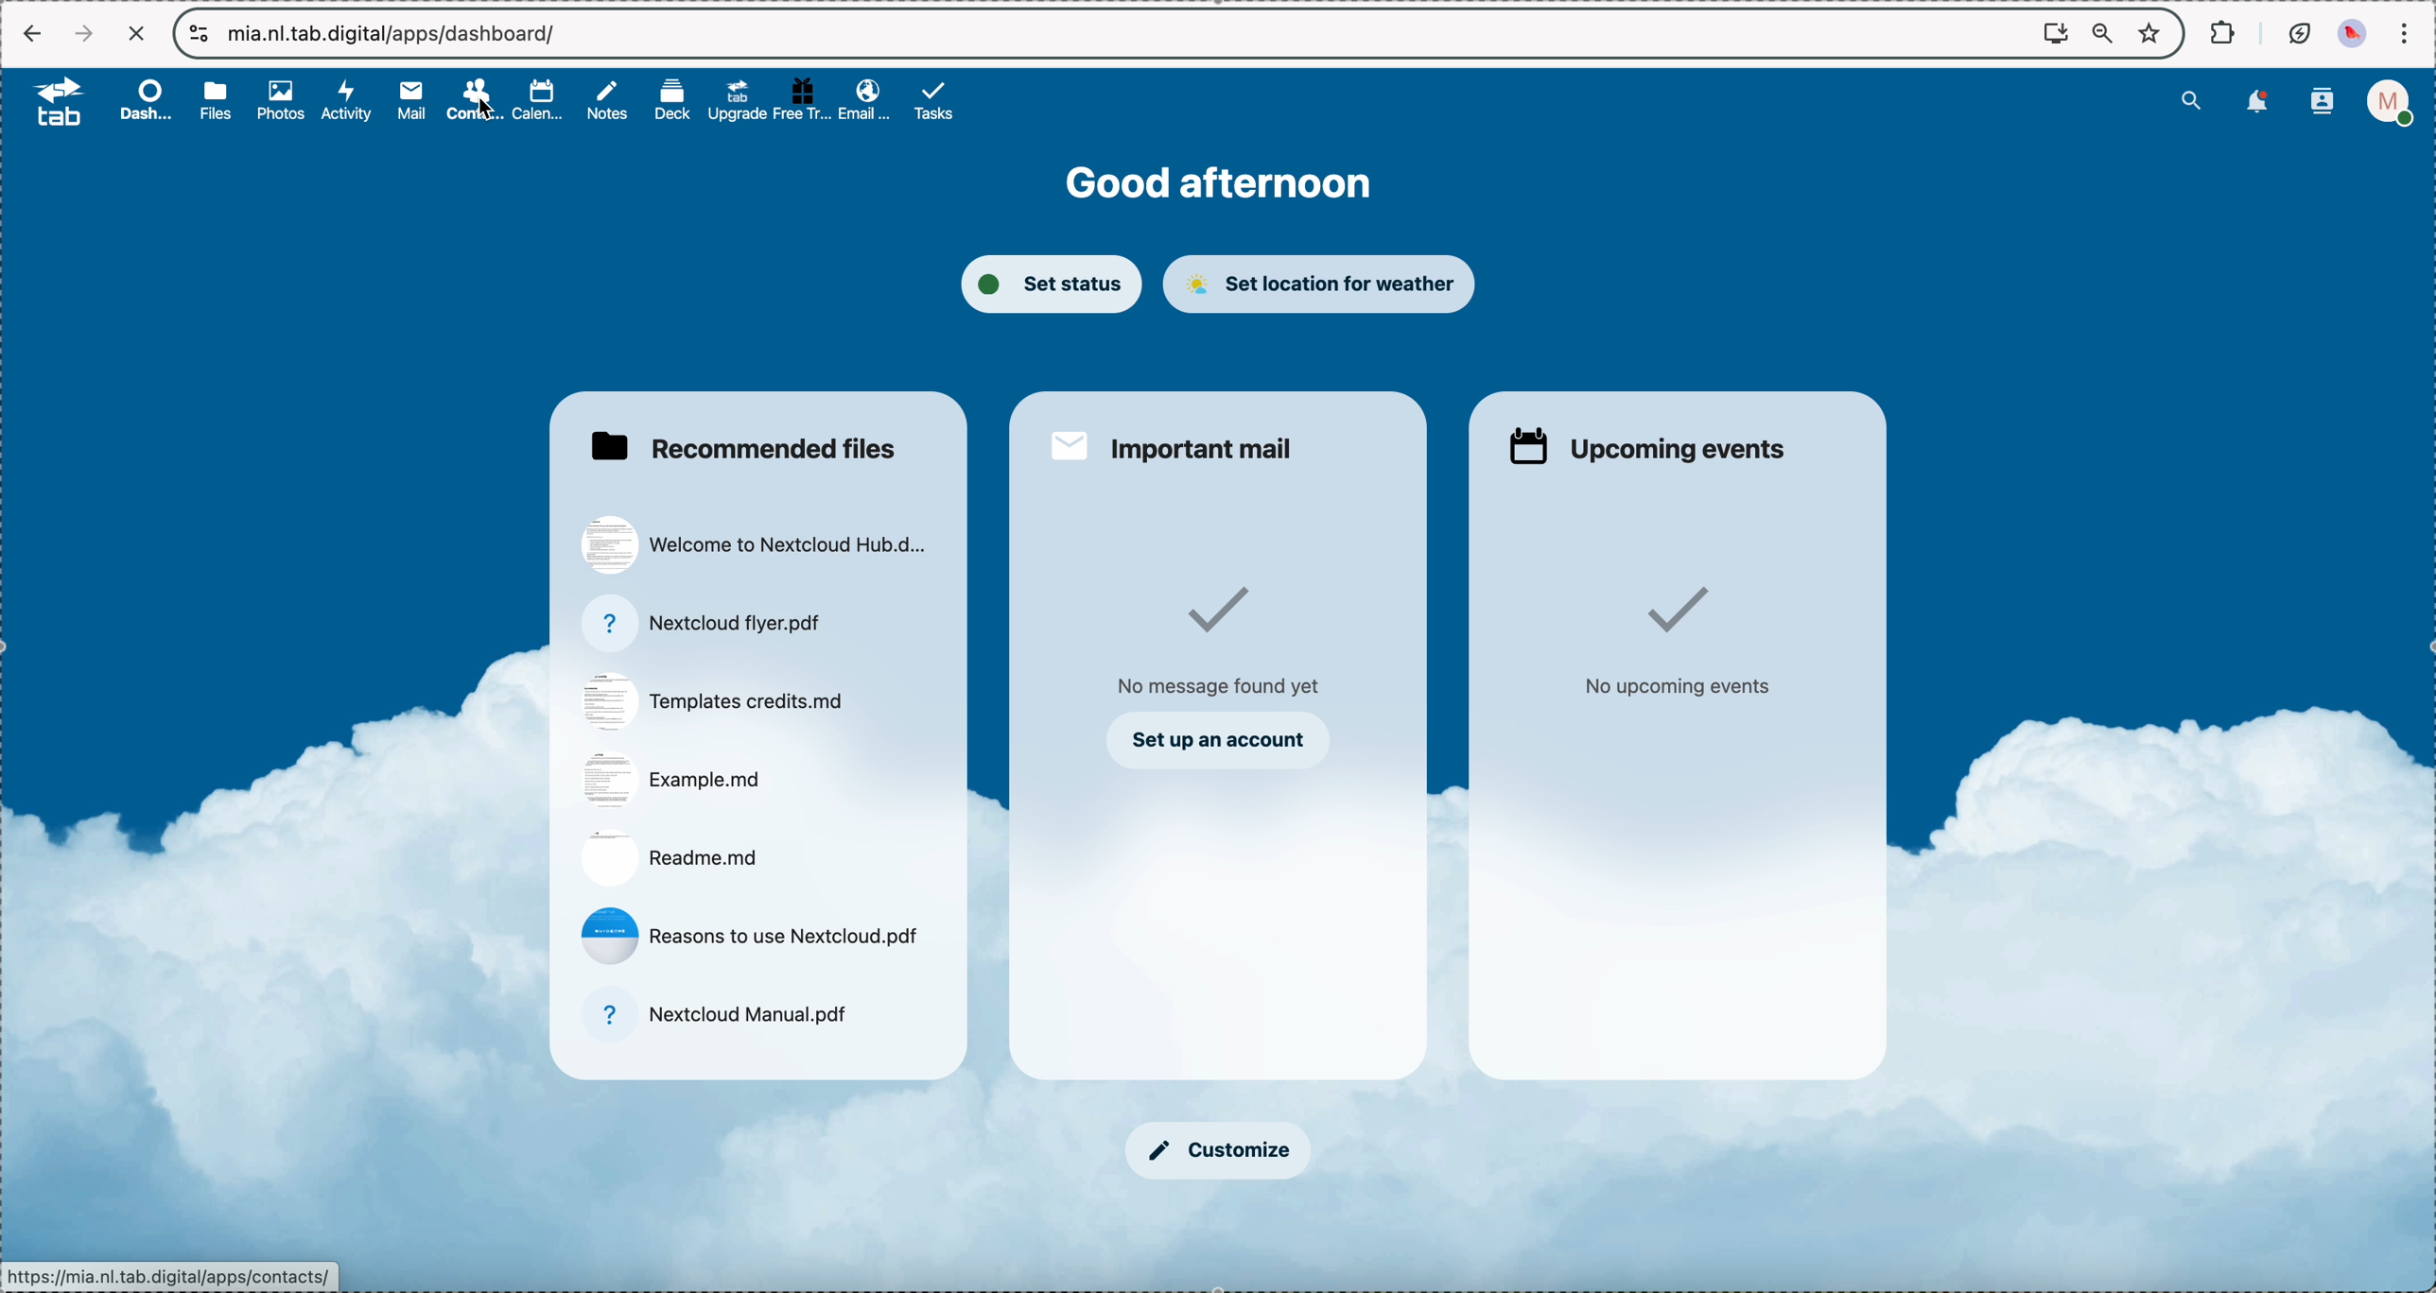  What do you see at coordinates (754, 544) in the screenshot?
I see `file` at bounding box center [754, 544].